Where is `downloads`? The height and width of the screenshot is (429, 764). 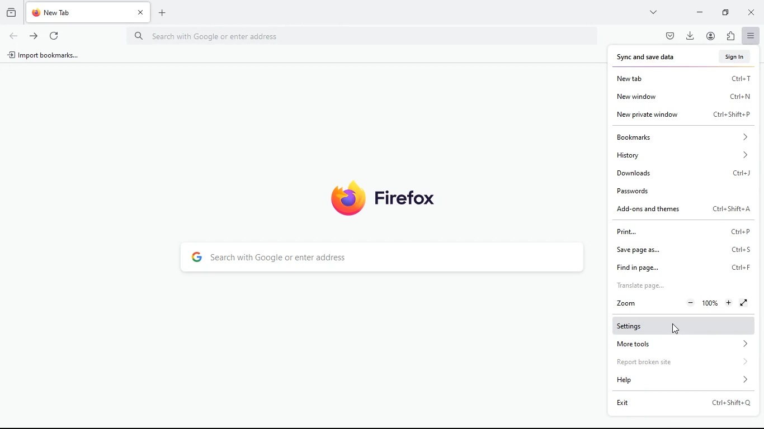 downloads is located at coordinates (684, 174).